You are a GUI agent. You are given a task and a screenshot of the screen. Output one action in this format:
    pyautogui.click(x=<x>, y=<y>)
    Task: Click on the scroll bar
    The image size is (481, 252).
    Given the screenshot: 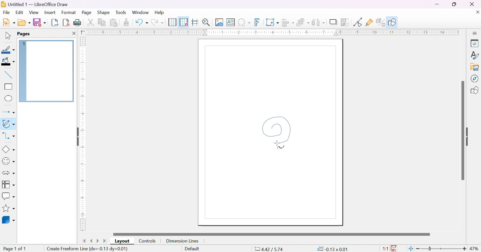 What is the action you would take?
    pyautogui.click(x=272, y=234)
    